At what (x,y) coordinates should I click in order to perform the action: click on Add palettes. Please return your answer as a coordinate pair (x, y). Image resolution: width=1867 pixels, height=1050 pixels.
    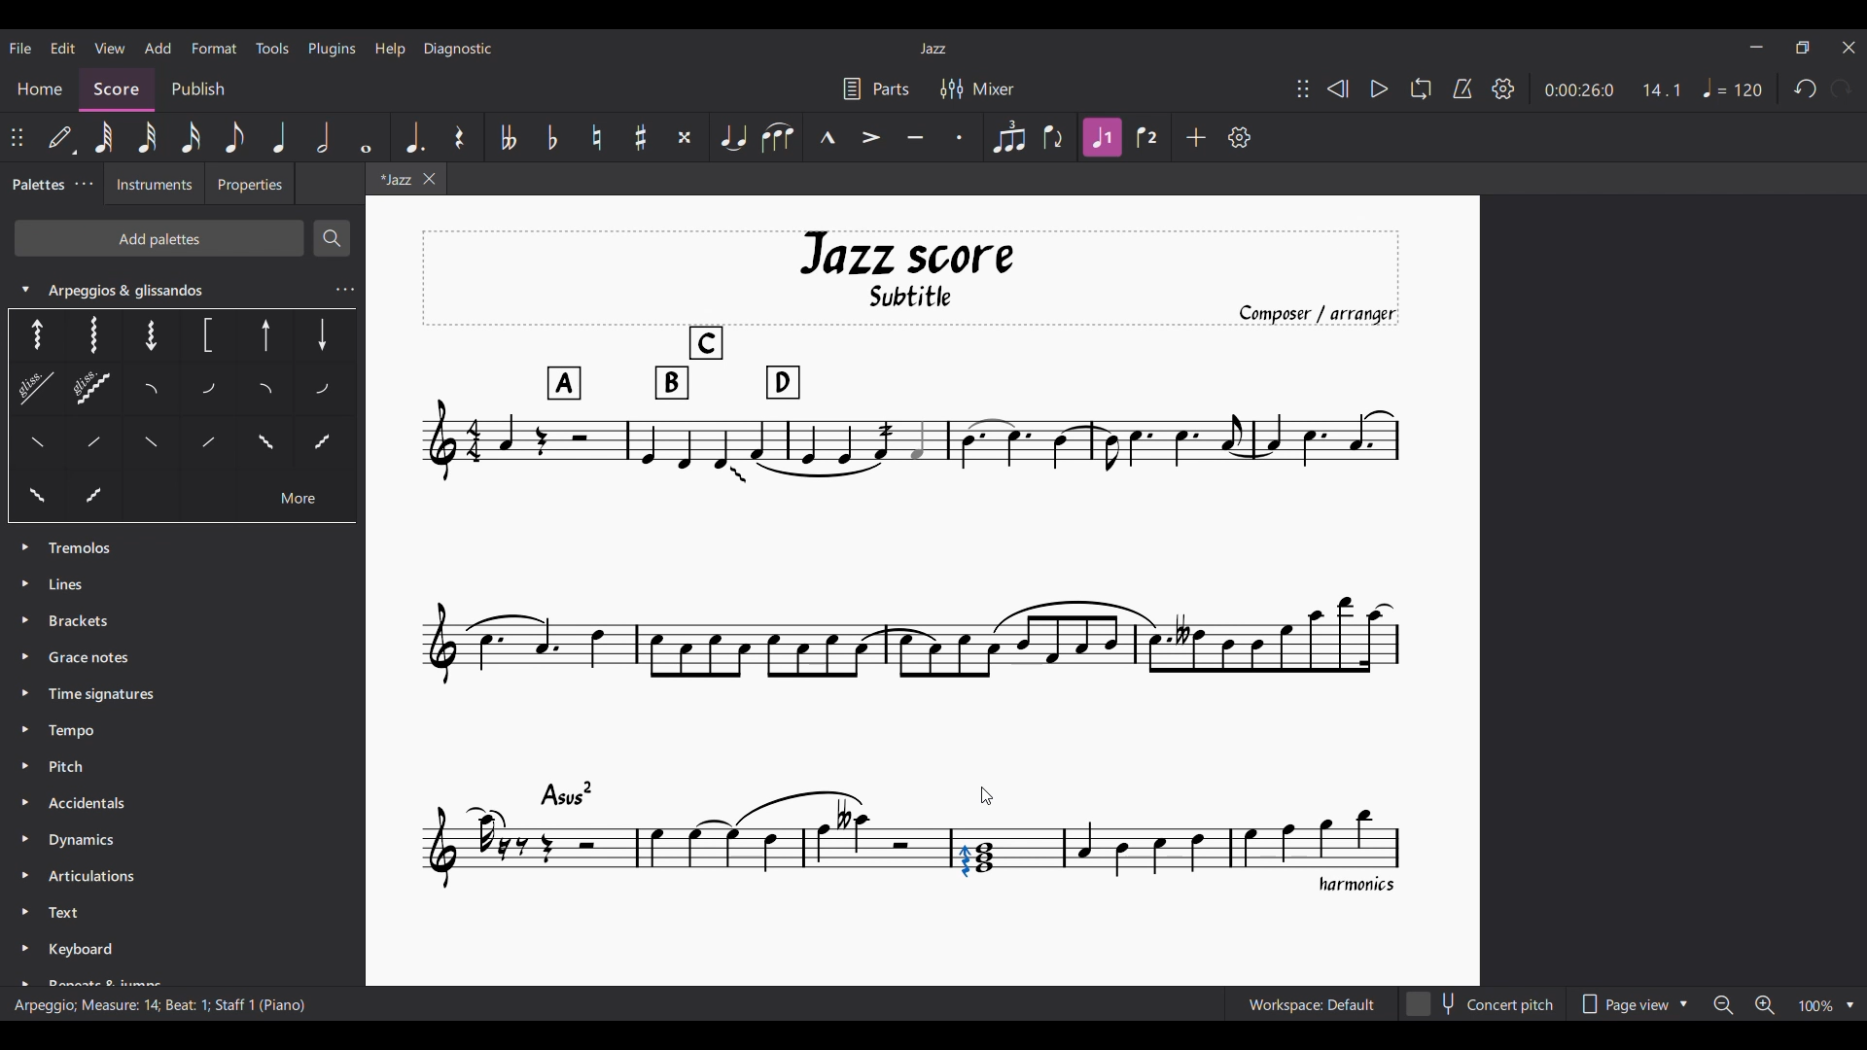
    Looking at the image, I should click on (159, 238).